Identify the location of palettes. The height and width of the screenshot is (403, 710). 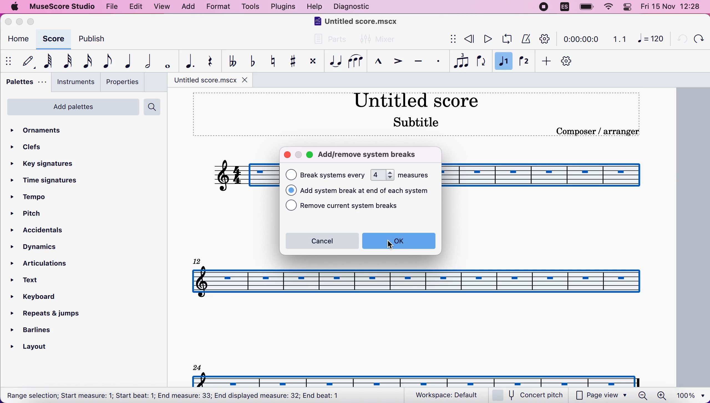
(24, 83).